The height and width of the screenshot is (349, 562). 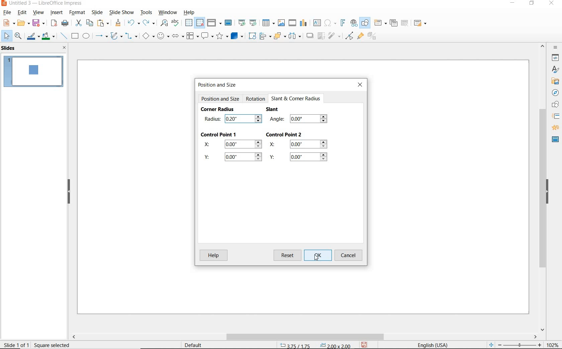 I want to click on 0.20, so click(x=238, y=119).